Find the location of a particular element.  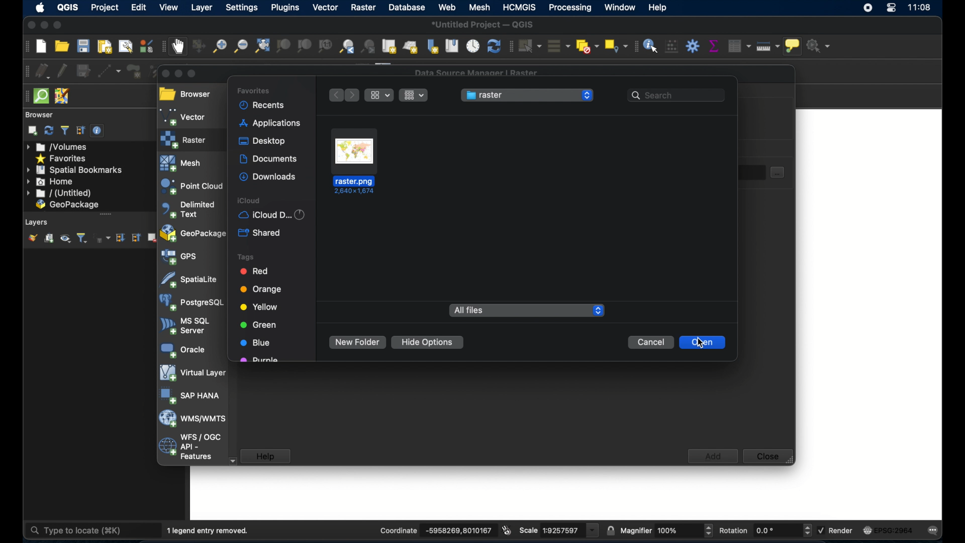

geo package is located at coordinates (67, 205).